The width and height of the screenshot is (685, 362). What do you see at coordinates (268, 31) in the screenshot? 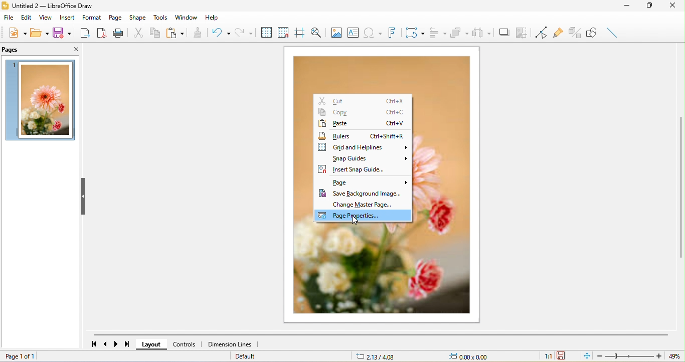
I see `display to grid` at bounding box center [268, 31].